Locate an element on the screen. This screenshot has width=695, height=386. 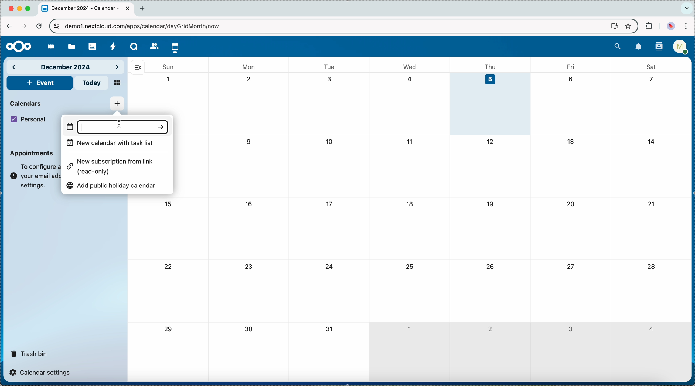
24 is located at coordinates (330, 267).